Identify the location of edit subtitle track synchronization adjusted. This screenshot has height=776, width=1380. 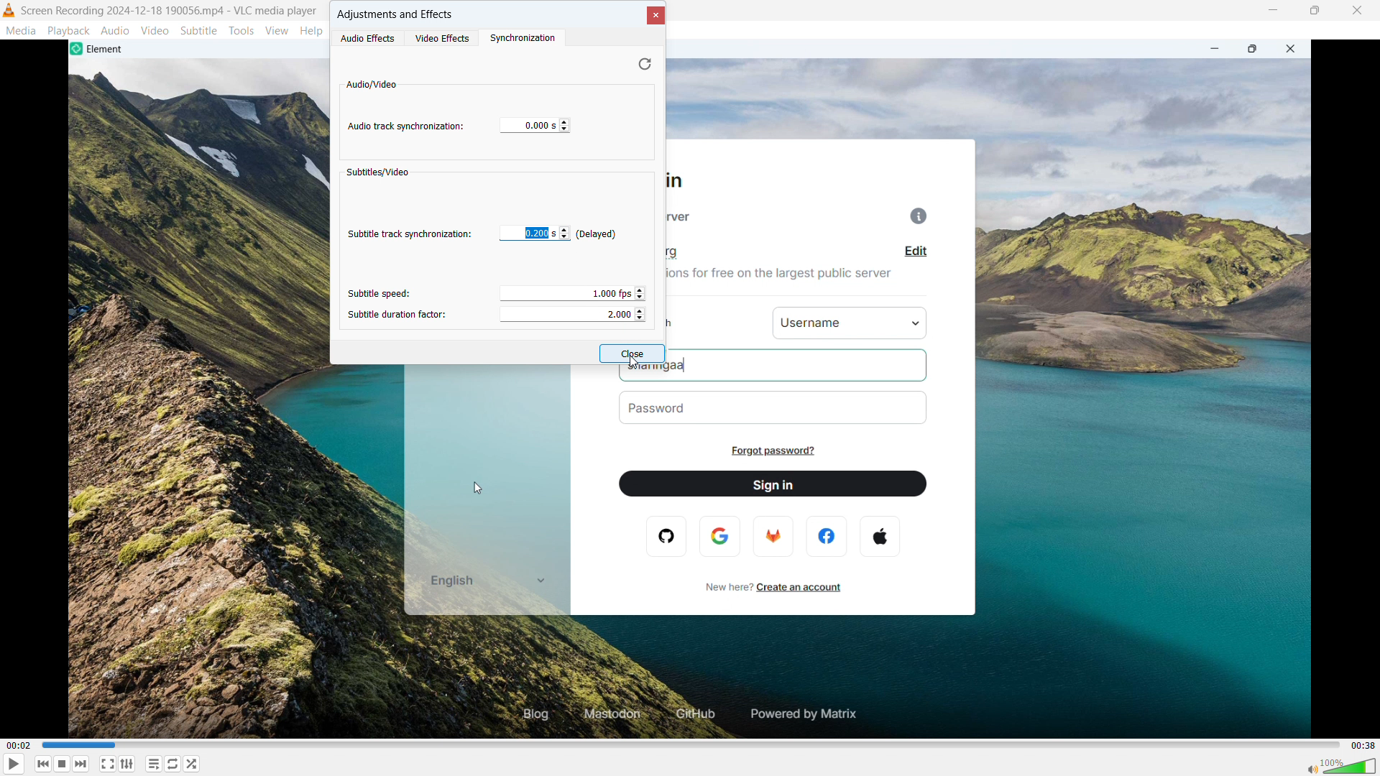
(528, 233).